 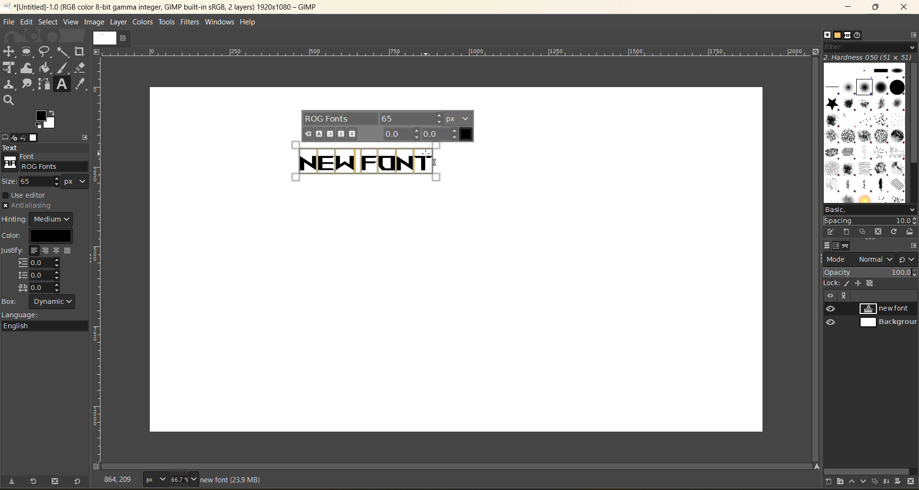 What do you see at coordinates (120, 23) in the screenshot?
I see `layer` at bounding box center [120, 23].